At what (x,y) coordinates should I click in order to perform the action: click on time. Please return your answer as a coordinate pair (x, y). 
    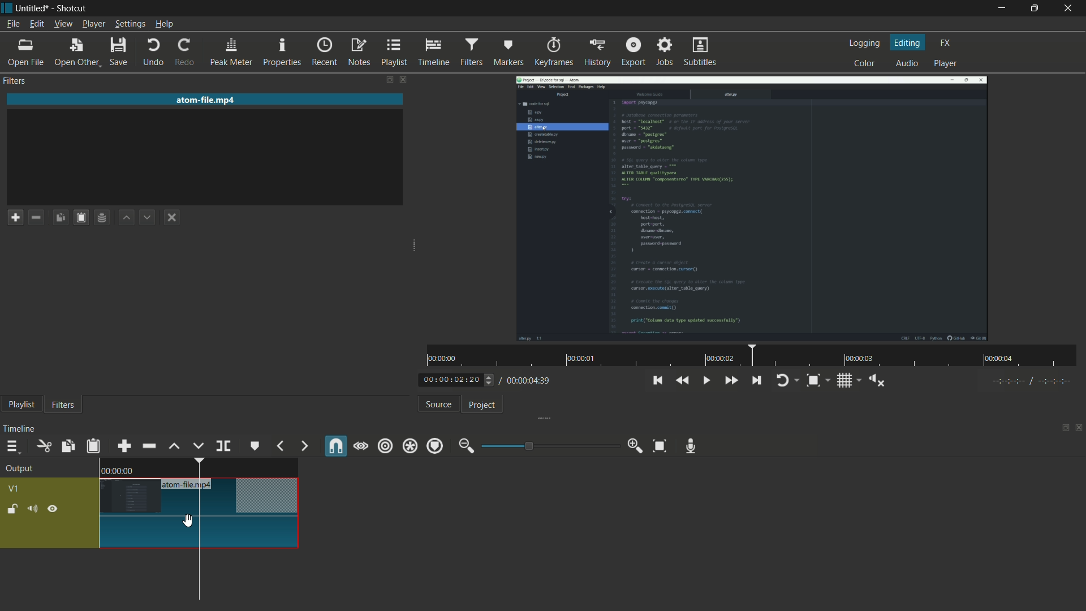
    Looking at the image, I should click on (755, 356).